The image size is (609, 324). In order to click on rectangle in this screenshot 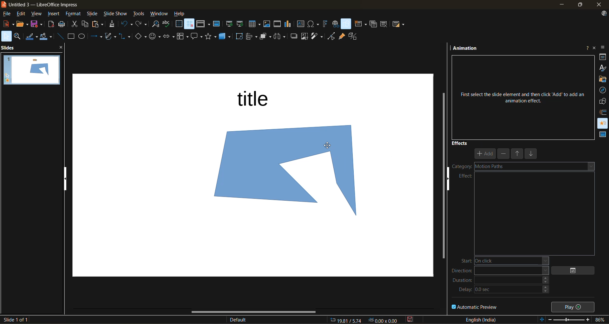, I will do `click(70, 36)`.